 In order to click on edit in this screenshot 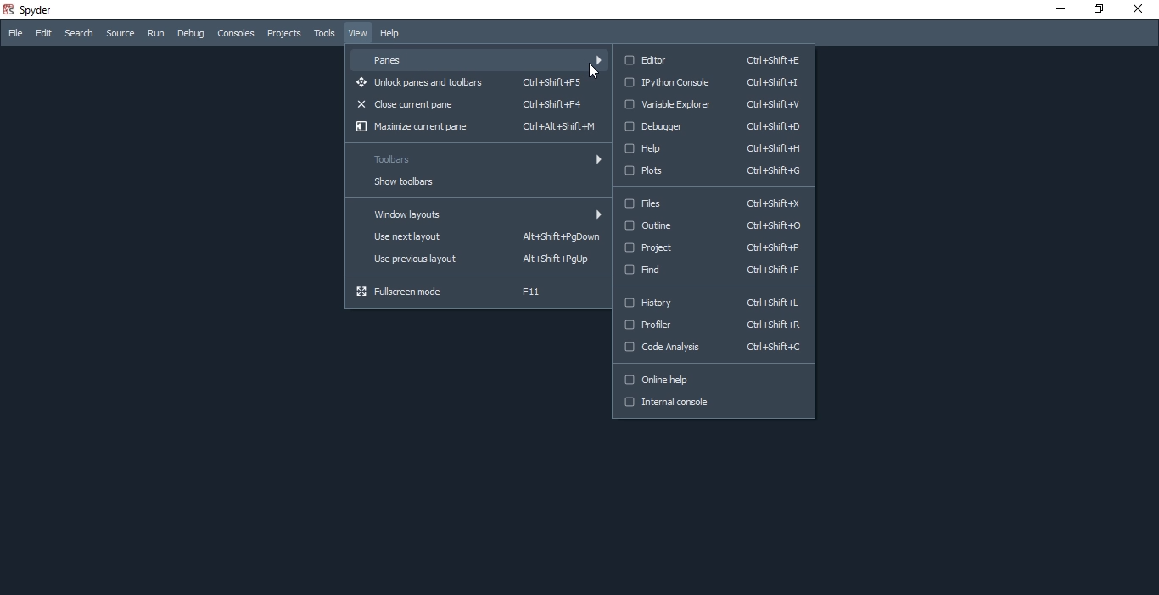, I will do `click(43, 33)`.